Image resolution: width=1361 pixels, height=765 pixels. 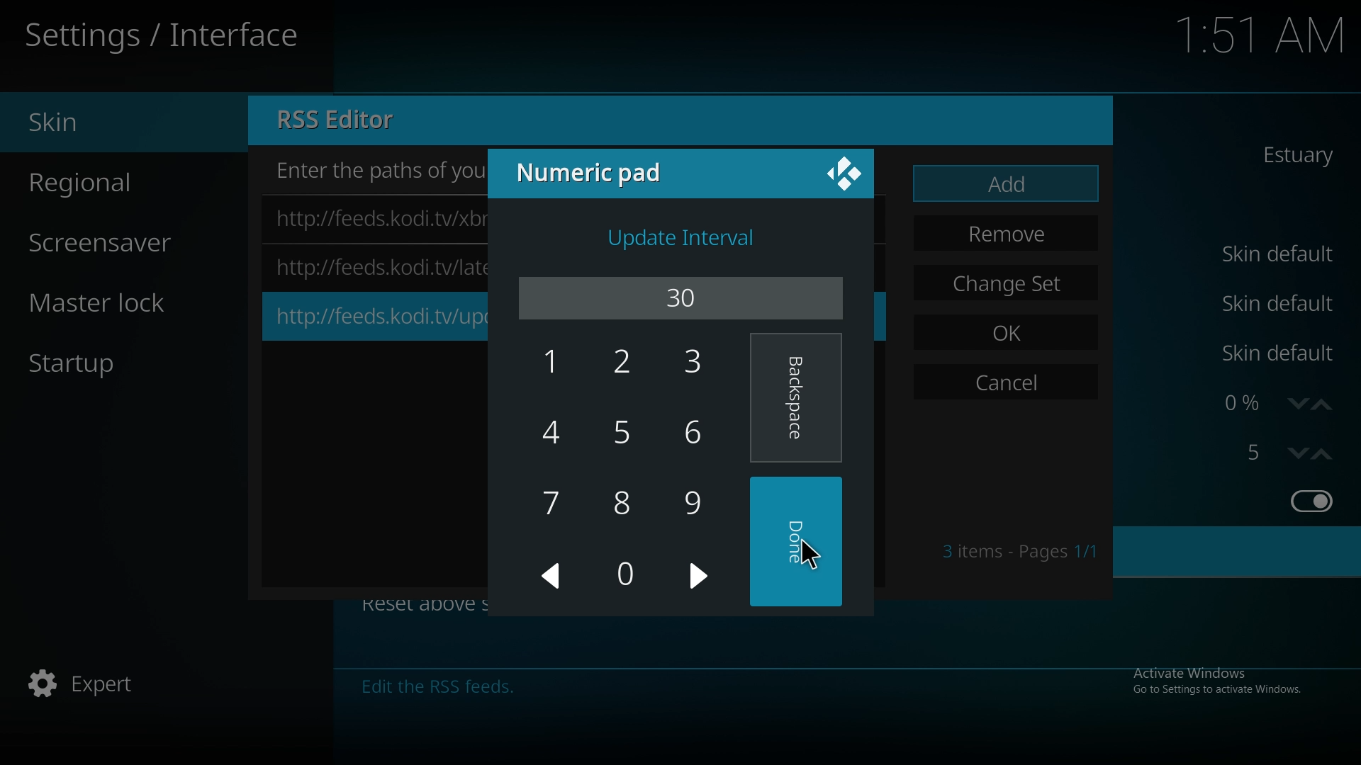 I want to click on numeric pad, so click(x=595, y=174).